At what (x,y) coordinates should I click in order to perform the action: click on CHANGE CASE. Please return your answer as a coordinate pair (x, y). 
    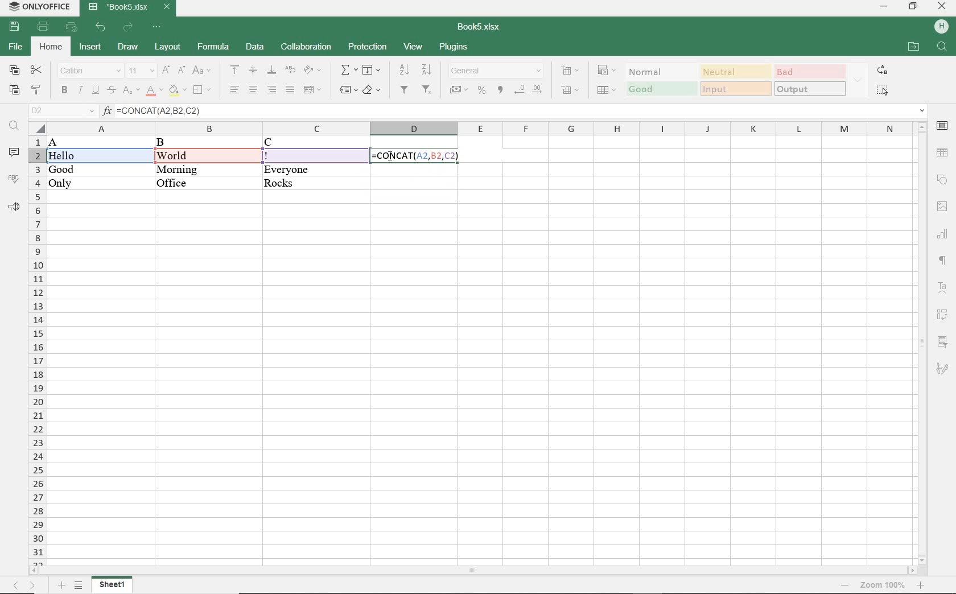
    Looking at the image, I should click on (202, 71).